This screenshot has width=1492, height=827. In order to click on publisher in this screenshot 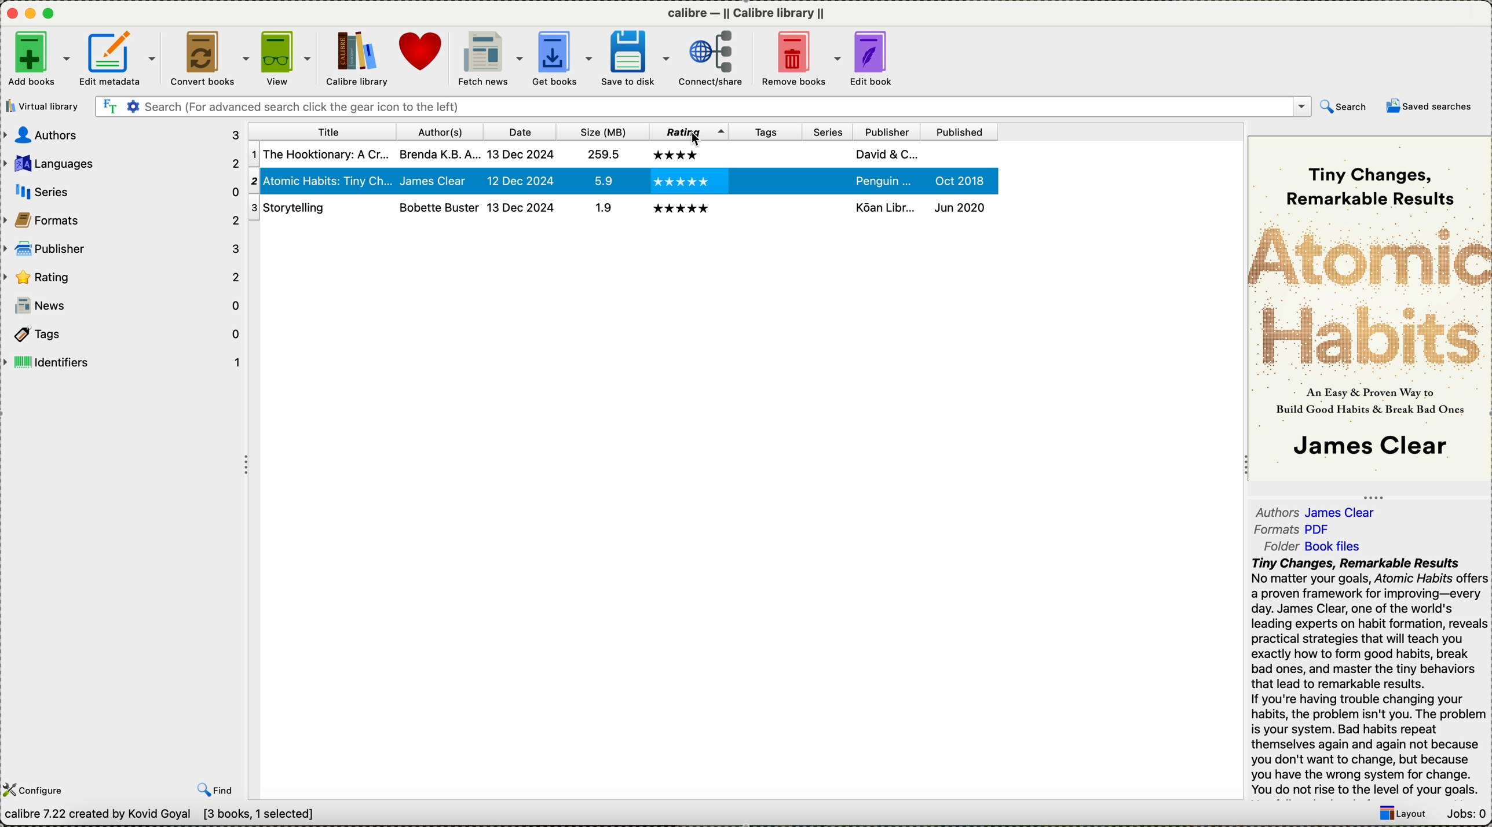, I will do `click(887, 130)`.